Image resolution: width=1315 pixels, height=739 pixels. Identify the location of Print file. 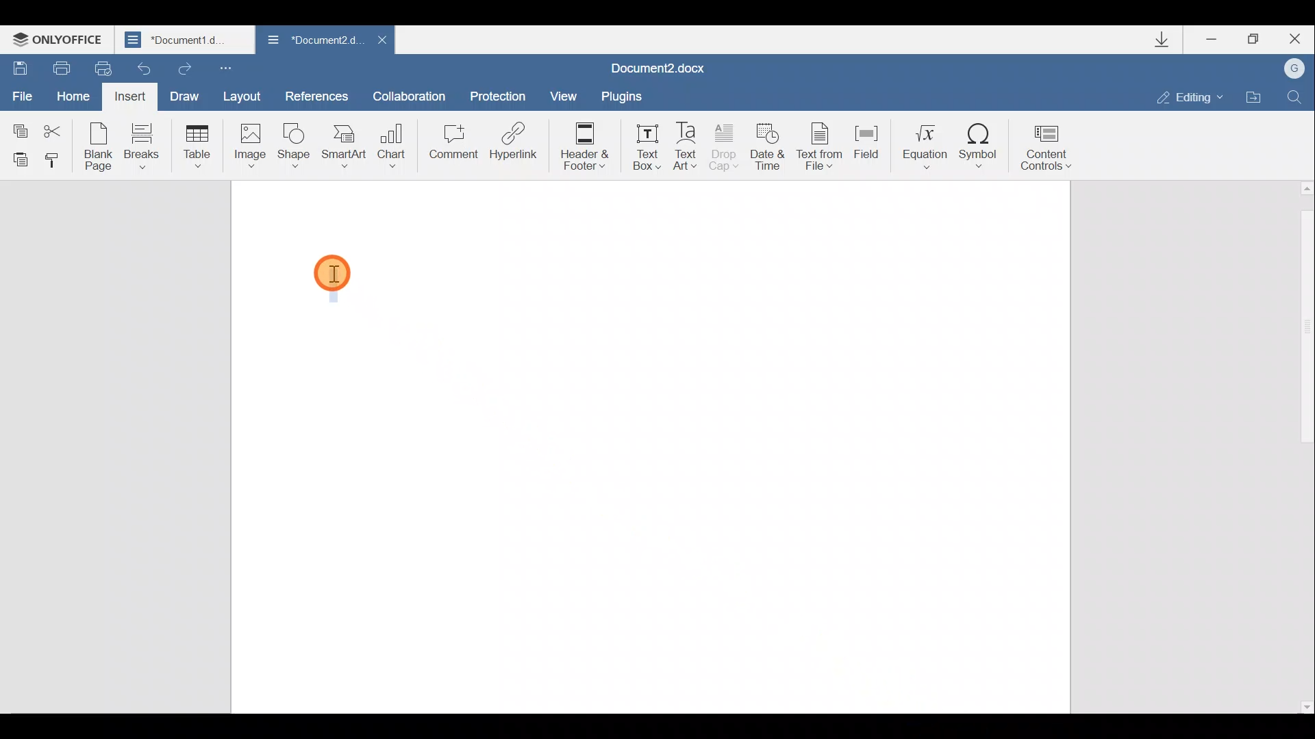
(60, 66).